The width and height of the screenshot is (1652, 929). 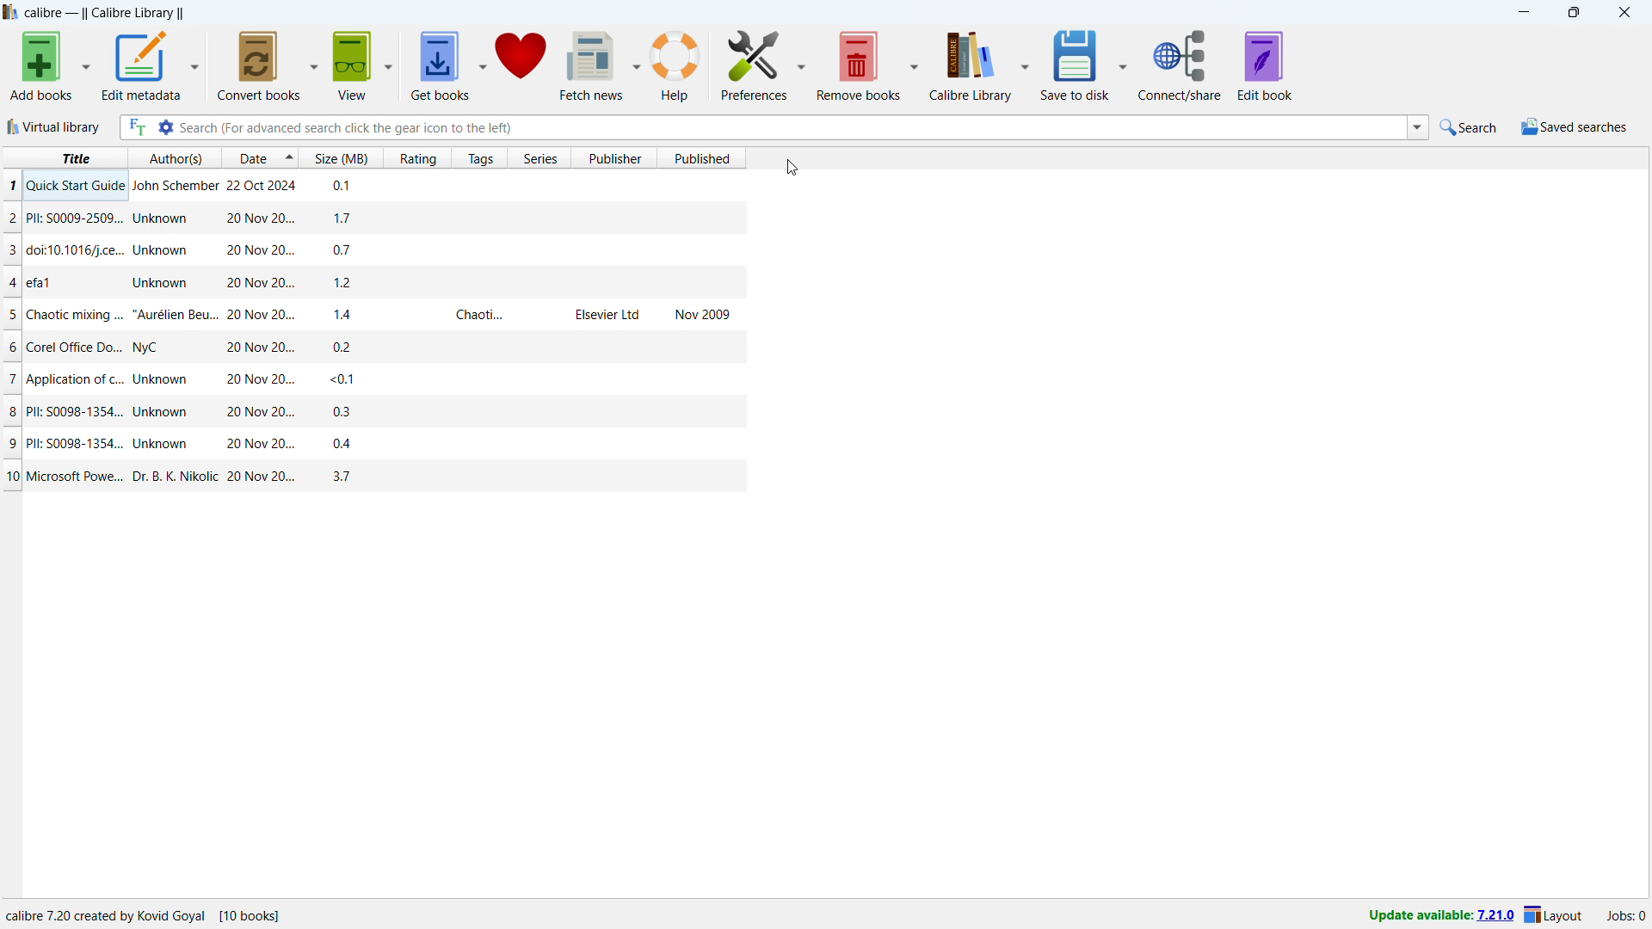 What do you see at coordinates (315, 64) in the screenshot?
I see `convert books options` at bounding box center [315, 64].